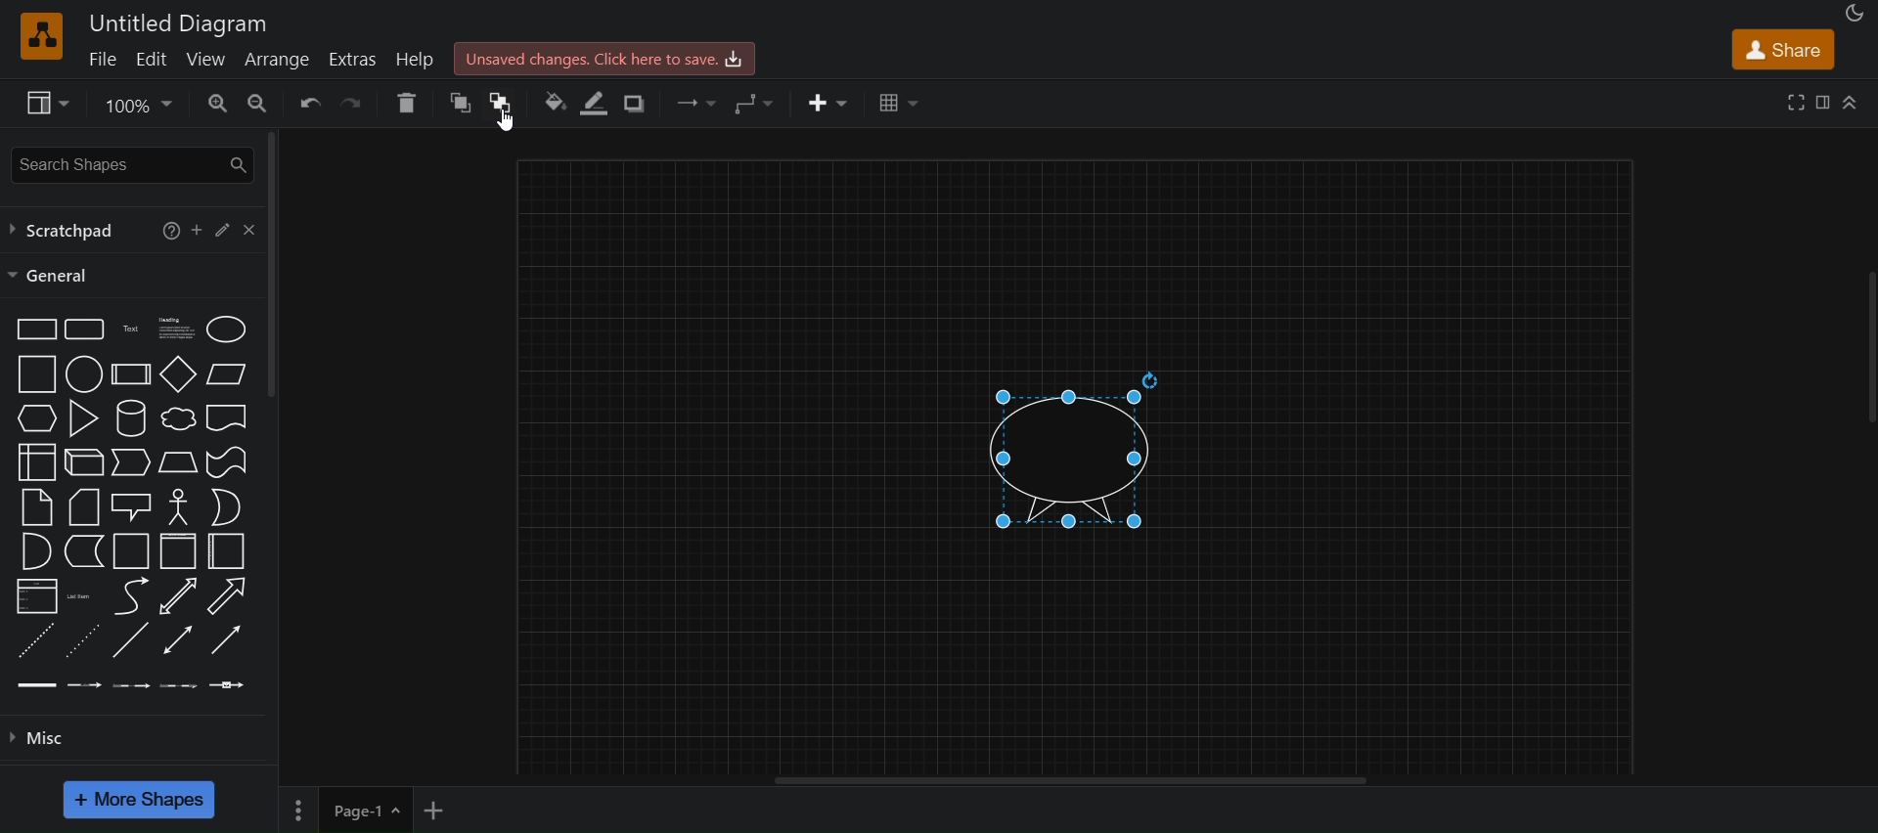 This screenshot has height=833, width=1878. What do you see at coordinates (225, 226) in the screenshot?
I see `` at bounding box center [225, 226].